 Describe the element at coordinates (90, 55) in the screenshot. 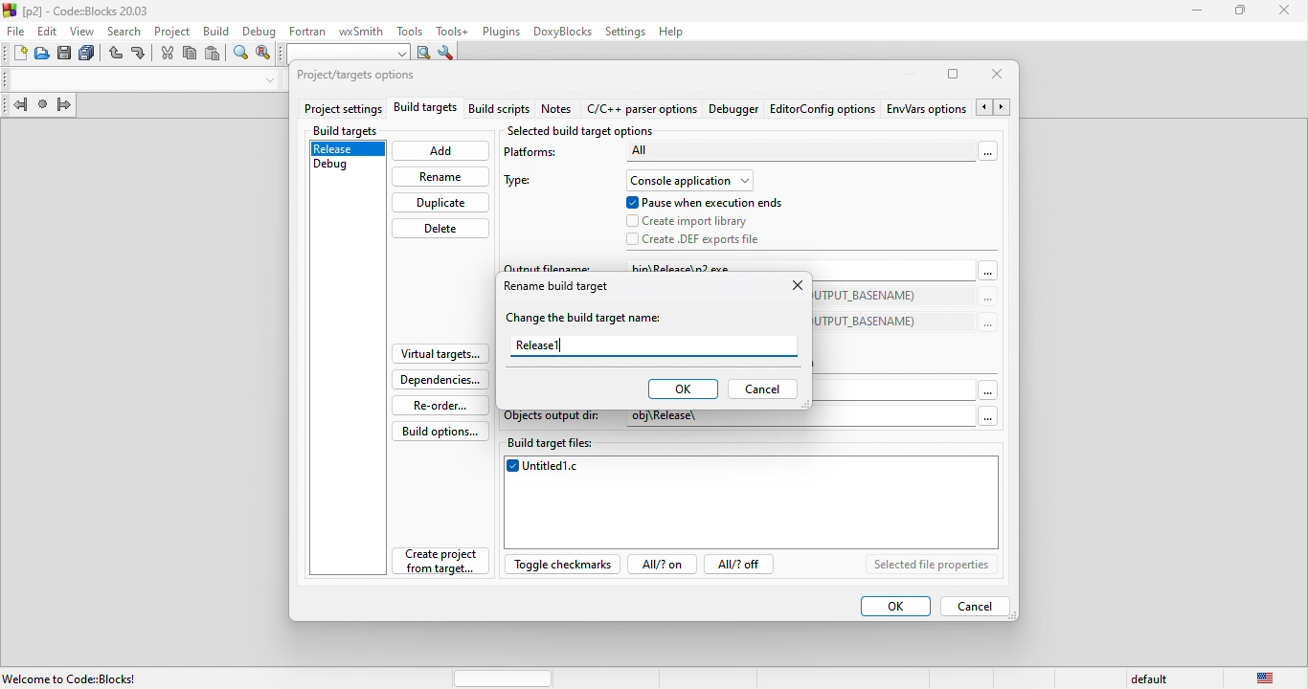

I see `save everything` at that location.